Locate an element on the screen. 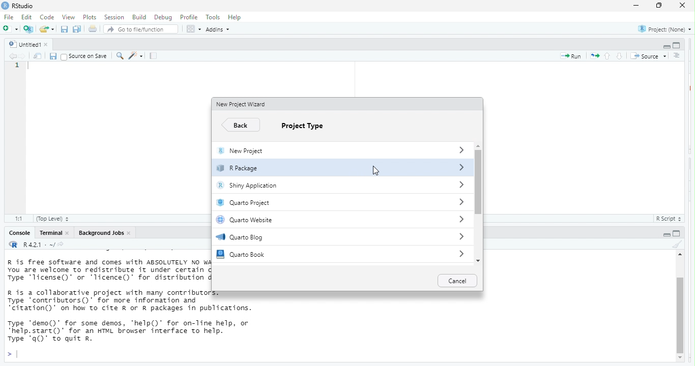 The width and height of the screenshot is (695, 366). R Shiny Application is located at coordinates (321, 188).